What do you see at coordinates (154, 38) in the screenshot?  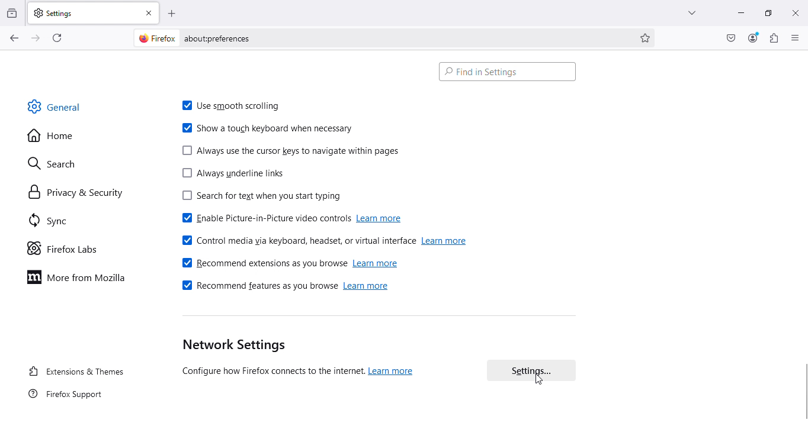 I see `firefox logo` at bounding box center [154, 38].